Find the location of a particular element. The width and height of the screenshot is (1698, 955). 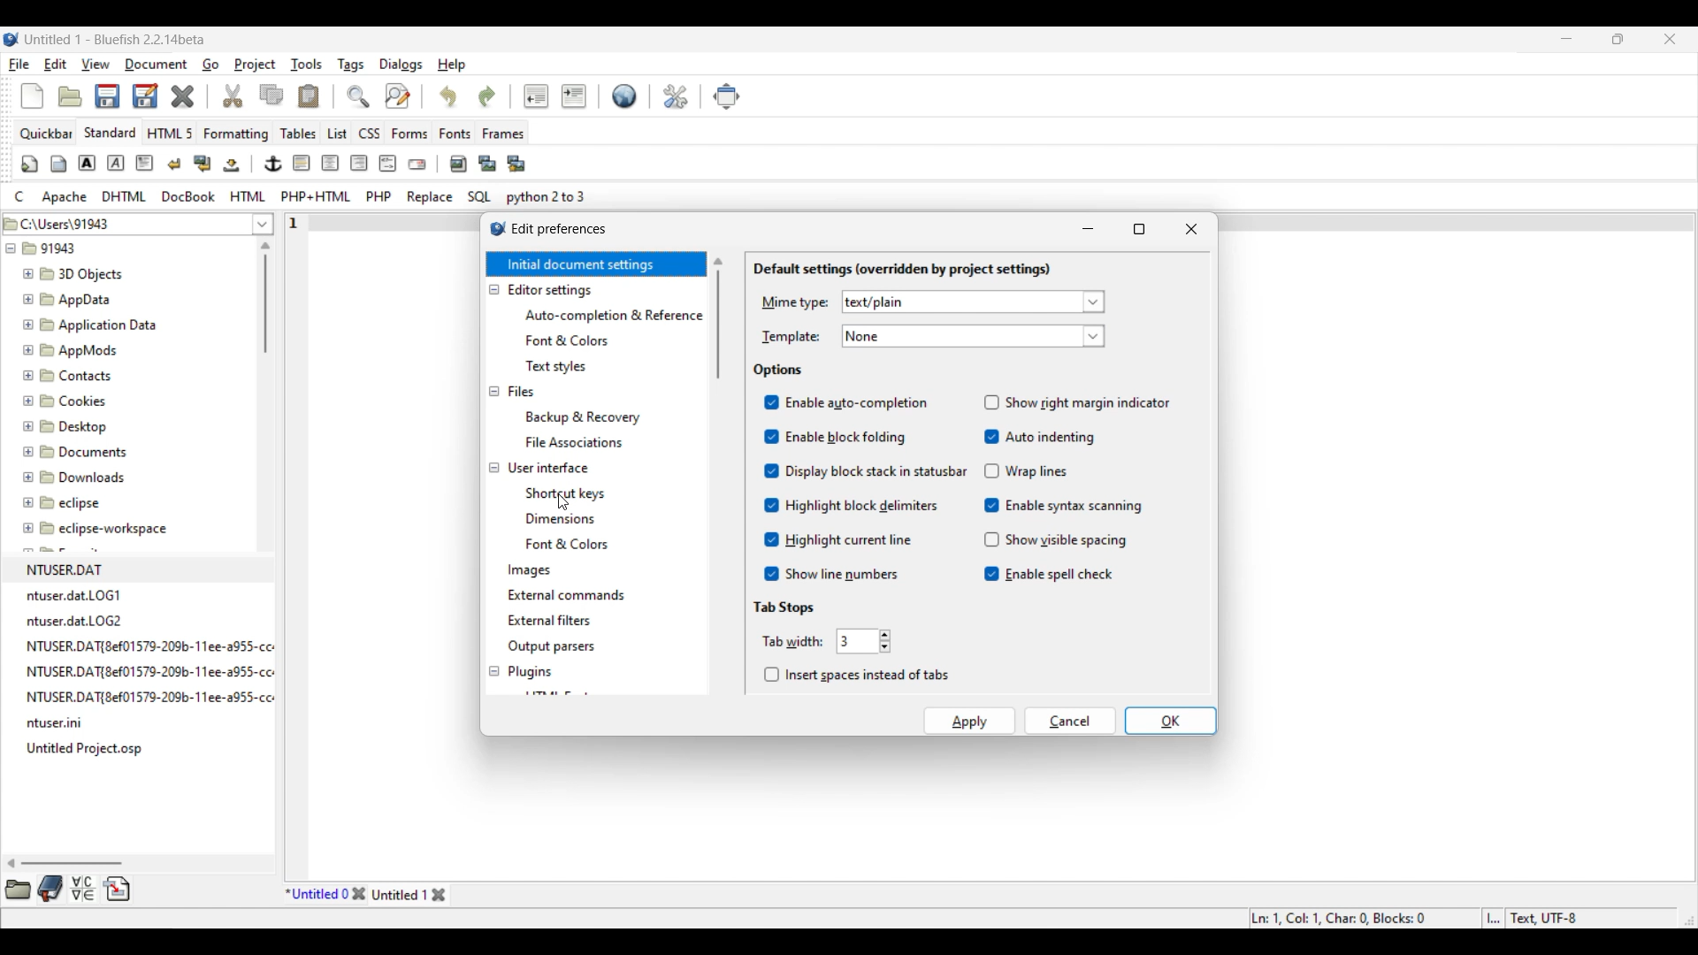

Fonts is located at coordinates (455, 133).